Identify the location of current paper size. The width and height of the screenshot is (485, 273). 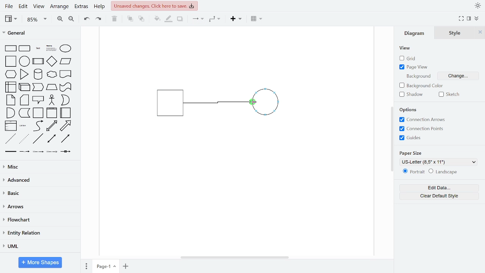
(439, 162).